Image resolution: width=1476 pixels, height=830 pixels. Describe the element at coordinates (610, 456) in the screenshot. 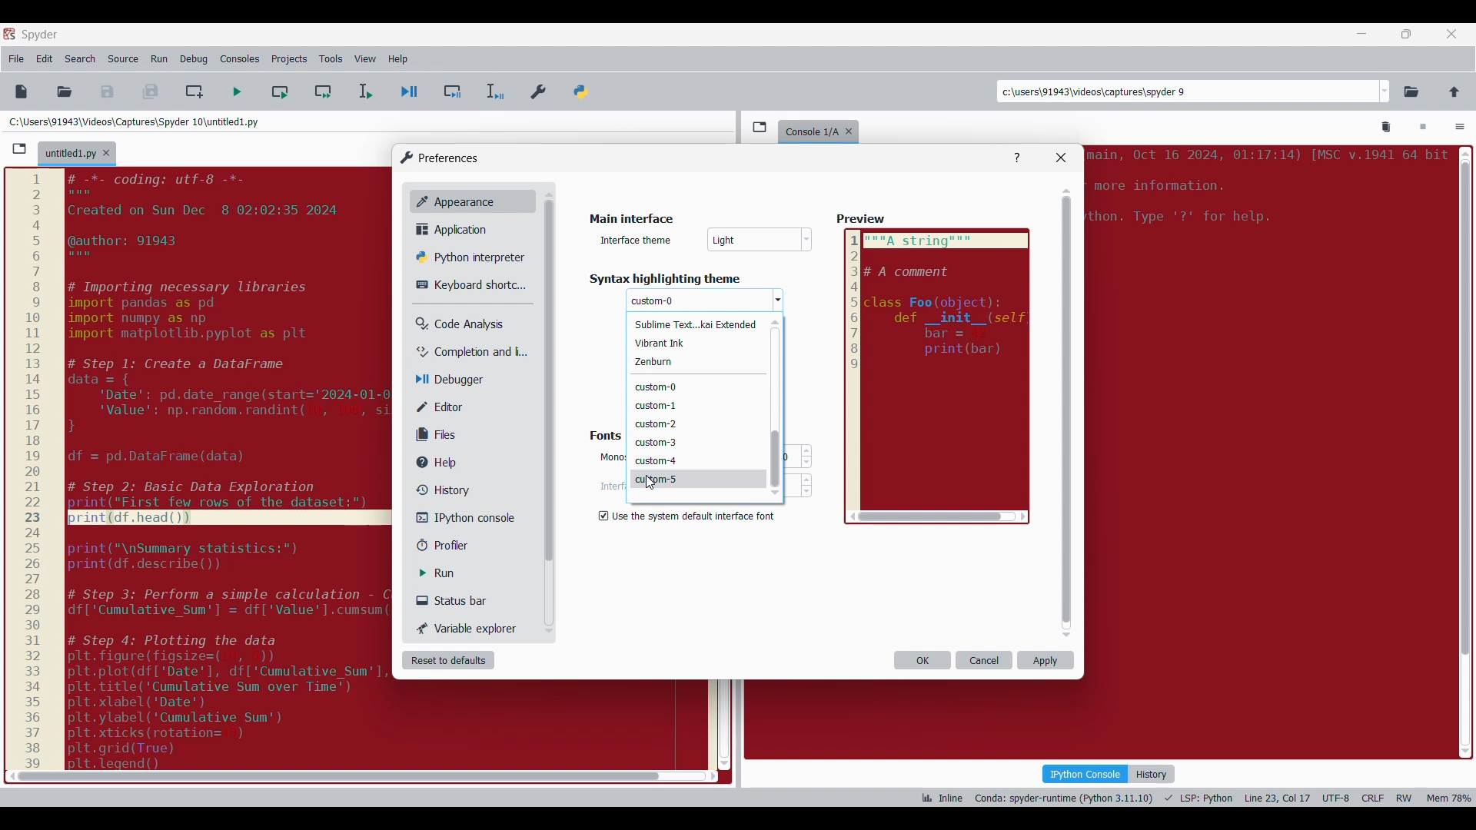

I see `` at that location.